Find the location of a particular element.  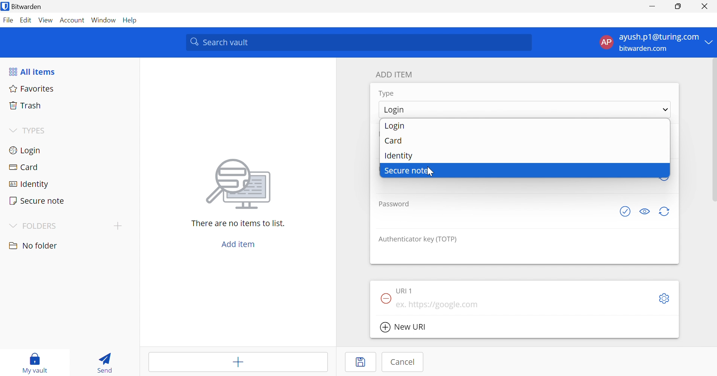

Type is located at coordinates (387, 93).